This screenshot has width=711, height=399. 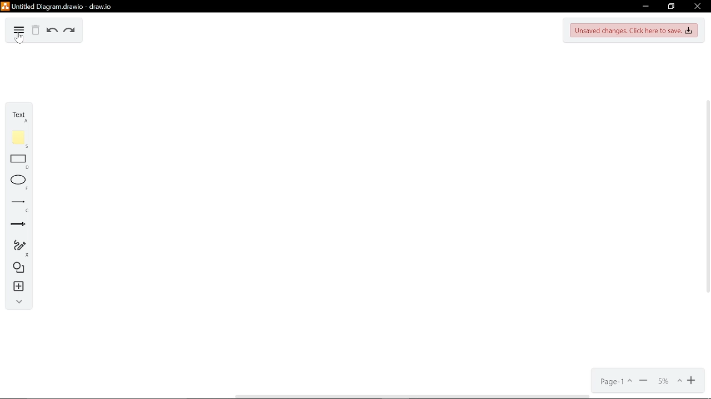 I want to click on Zoom in, so click(x=690, y=380).